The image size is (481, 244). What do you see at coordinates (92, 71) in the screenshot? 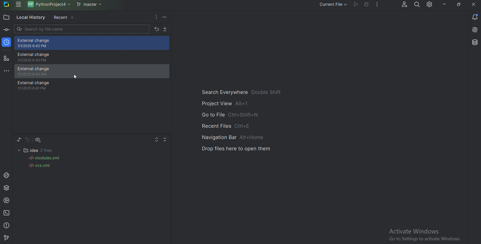
I see `External changes` at bounding box center [92, 71].